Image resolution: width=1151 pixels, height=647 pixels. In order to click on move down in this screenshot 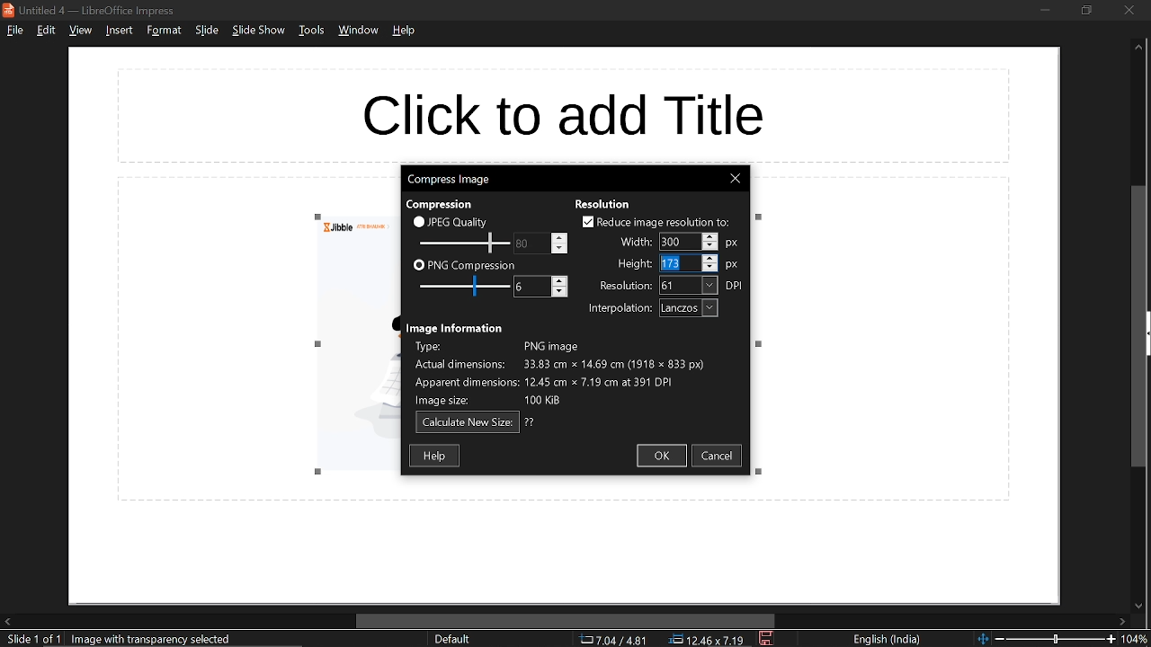, I will do `click(1137, 604)`.